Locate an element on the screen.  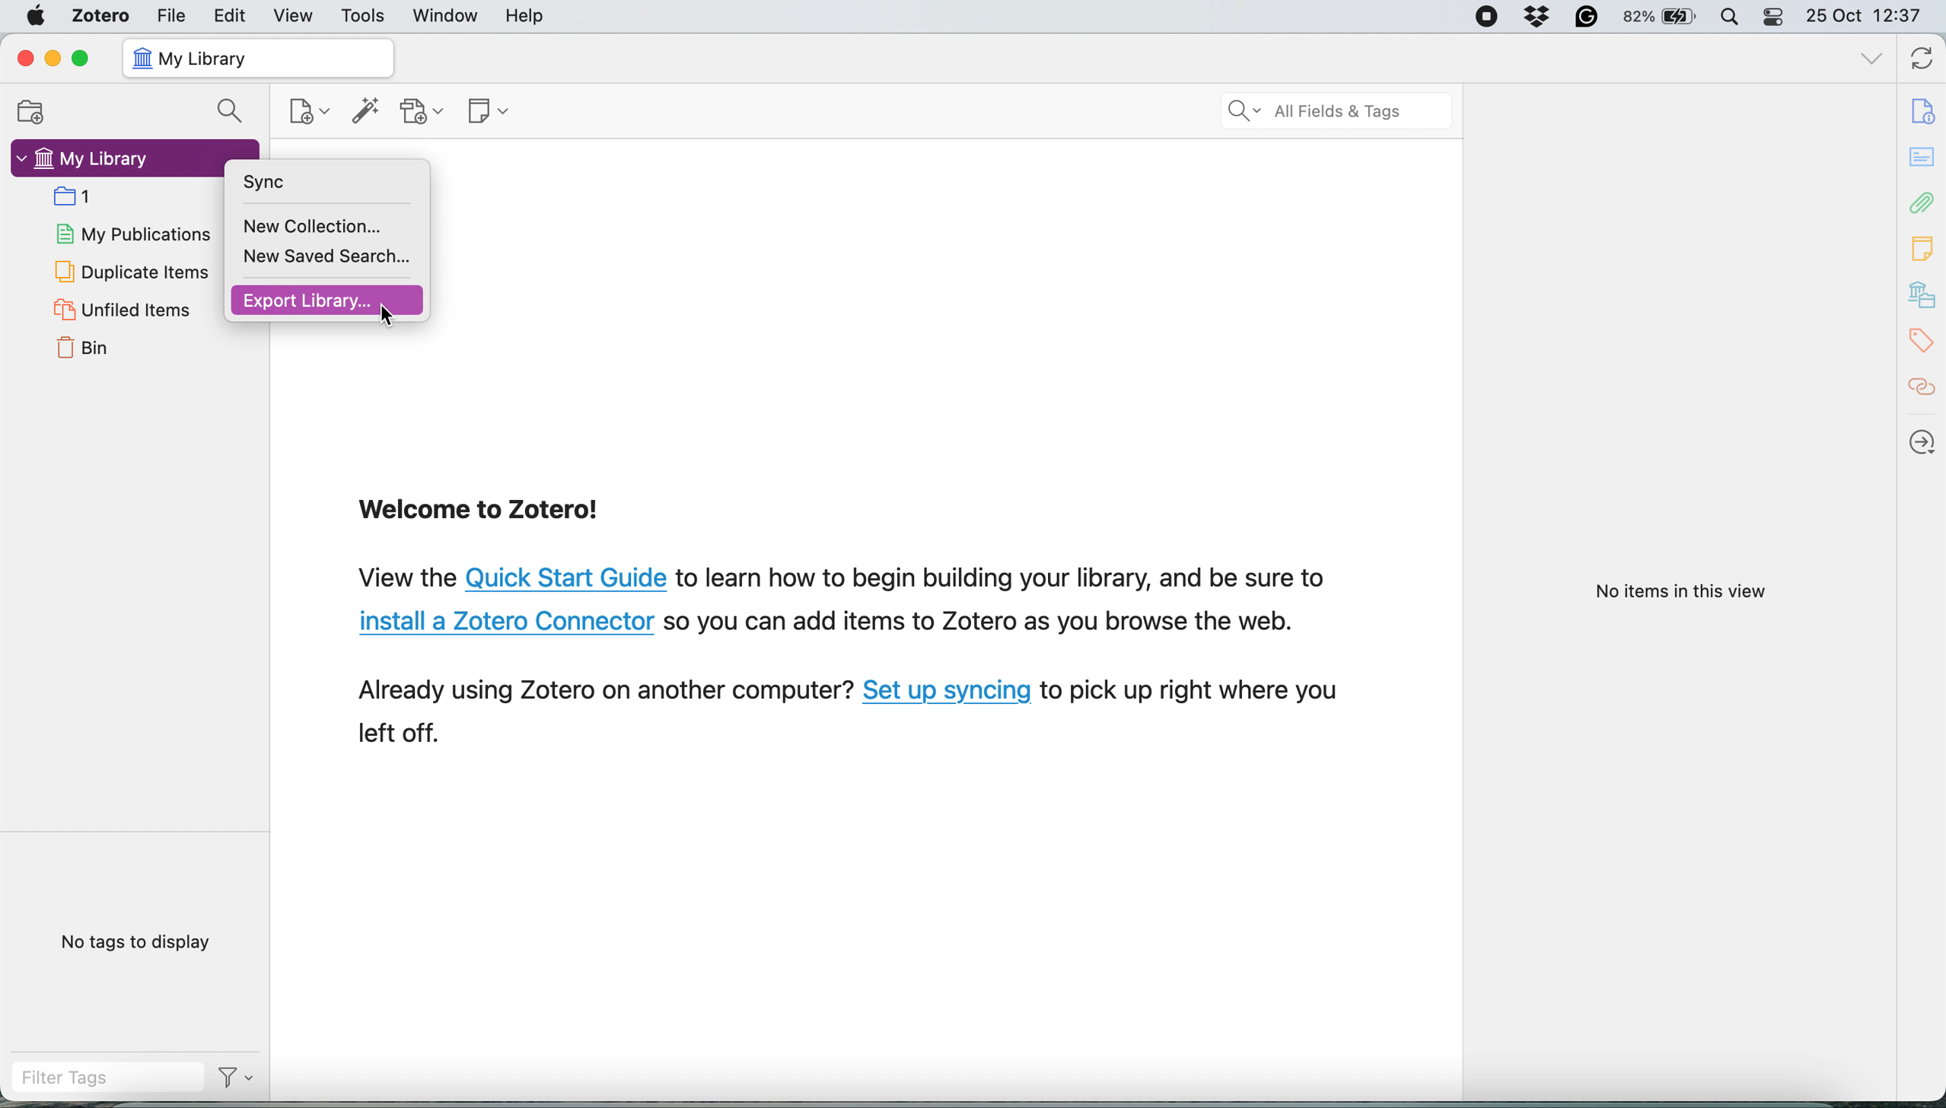
my publications is located at coordinates (131, 234).